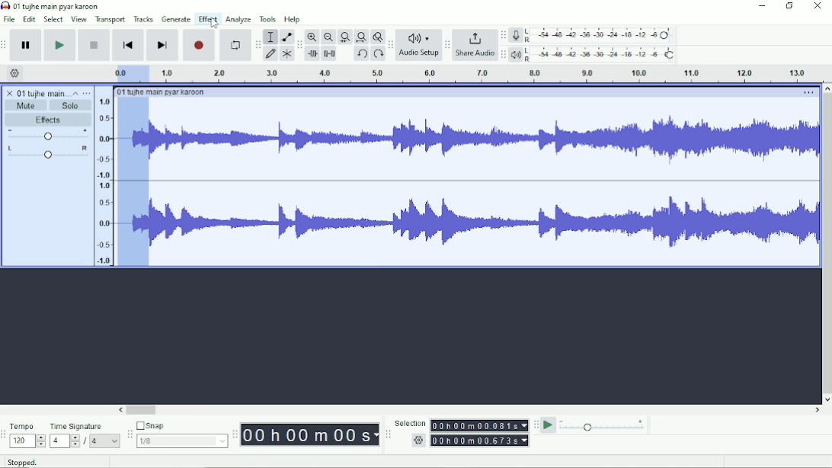 This screenshot has height=468, width=832. I want to click on Tracks, so click(144, 18).